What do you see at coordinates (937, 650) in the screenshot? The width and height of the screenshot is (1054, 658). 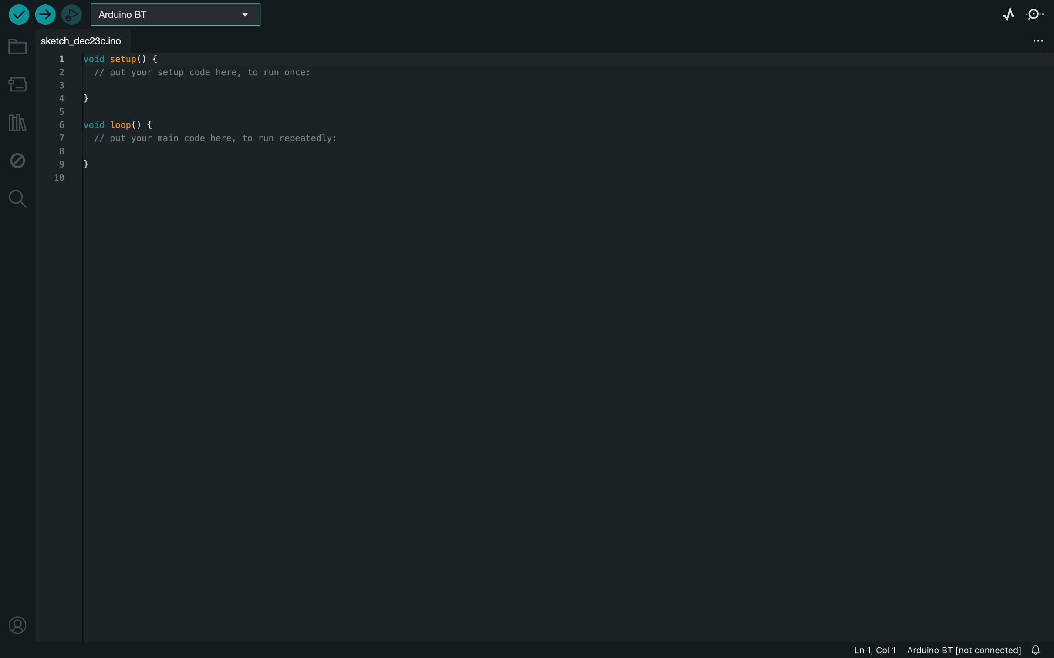 I see `file logs` at bounding box center [937, 650].